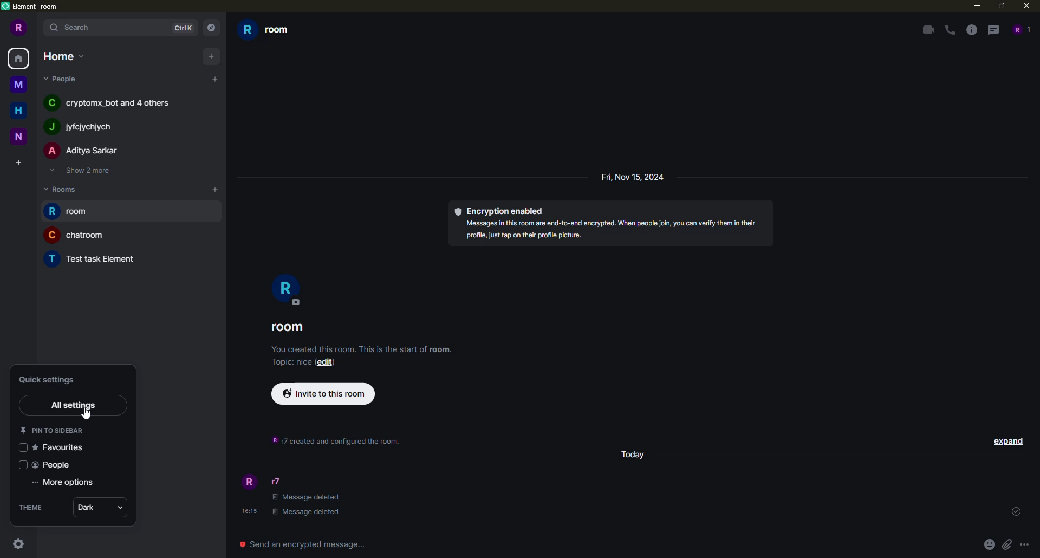  I want to click on space, so click(19, 135).